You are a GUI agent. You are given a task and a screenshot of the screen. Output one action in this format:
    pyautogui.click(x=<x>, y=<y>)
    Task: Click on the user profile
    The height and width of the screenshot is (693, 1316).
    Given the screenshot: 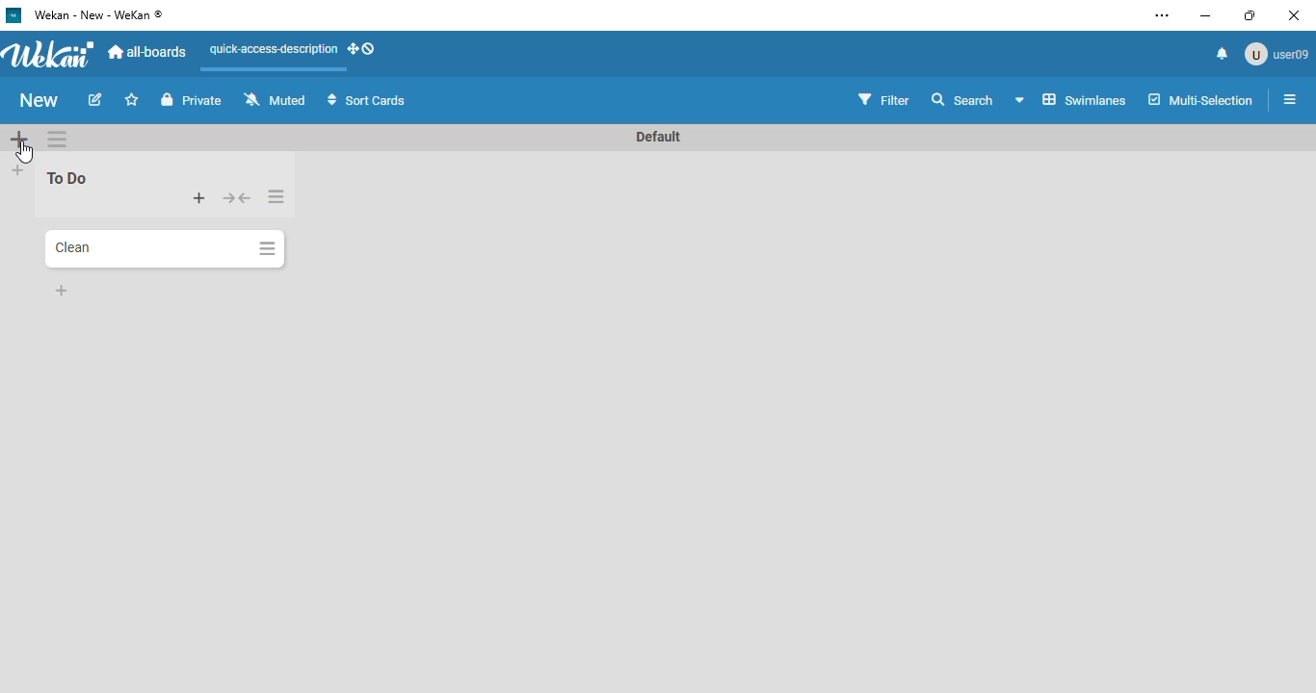 What is the action you would take?
    pyautogui.click(x=1276, y=54)
    